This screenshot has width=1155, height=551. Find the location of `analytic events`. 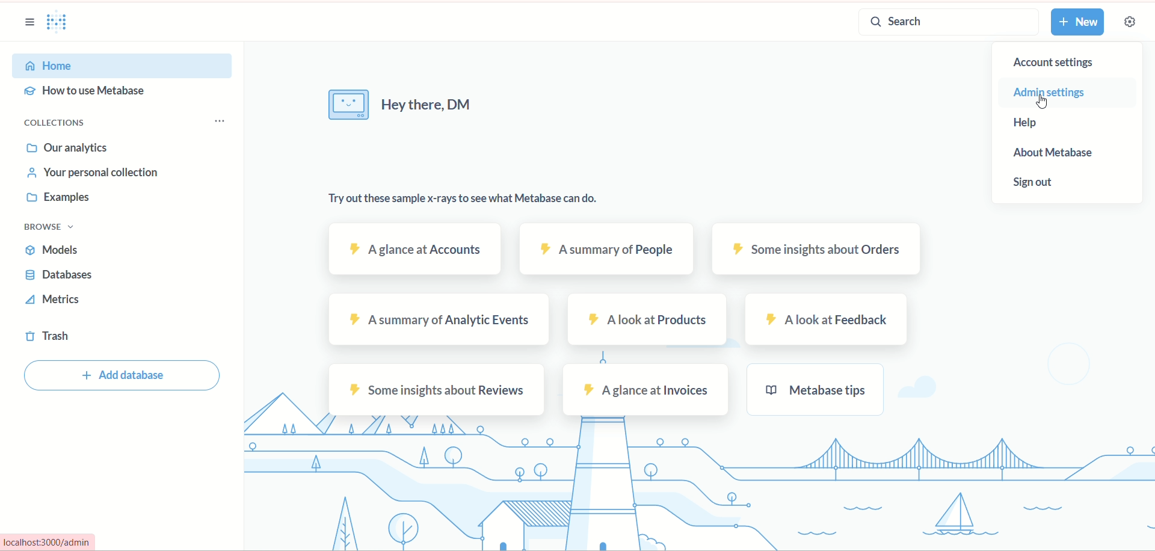

analytic events is located at coordinates (438, 319).